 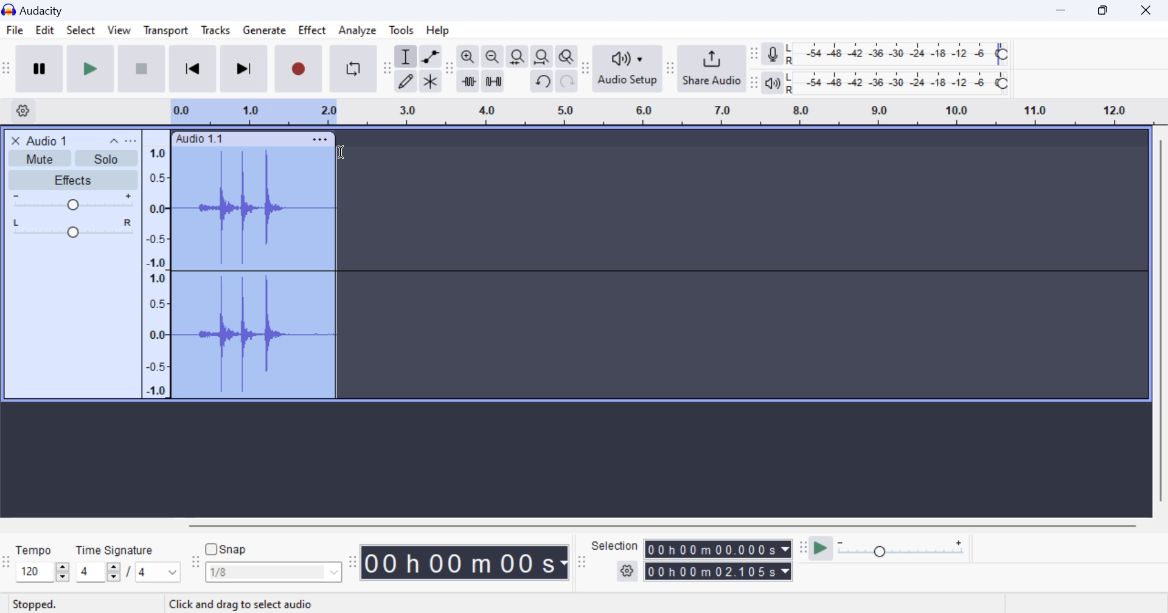 I want to click on Record, so click(x=296, y=69).